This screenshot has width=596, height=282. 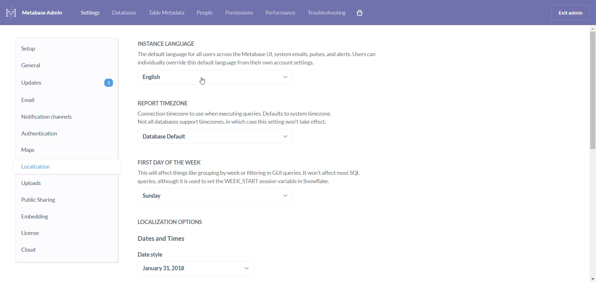 I want to click on performance, so click(x=282, y=13).